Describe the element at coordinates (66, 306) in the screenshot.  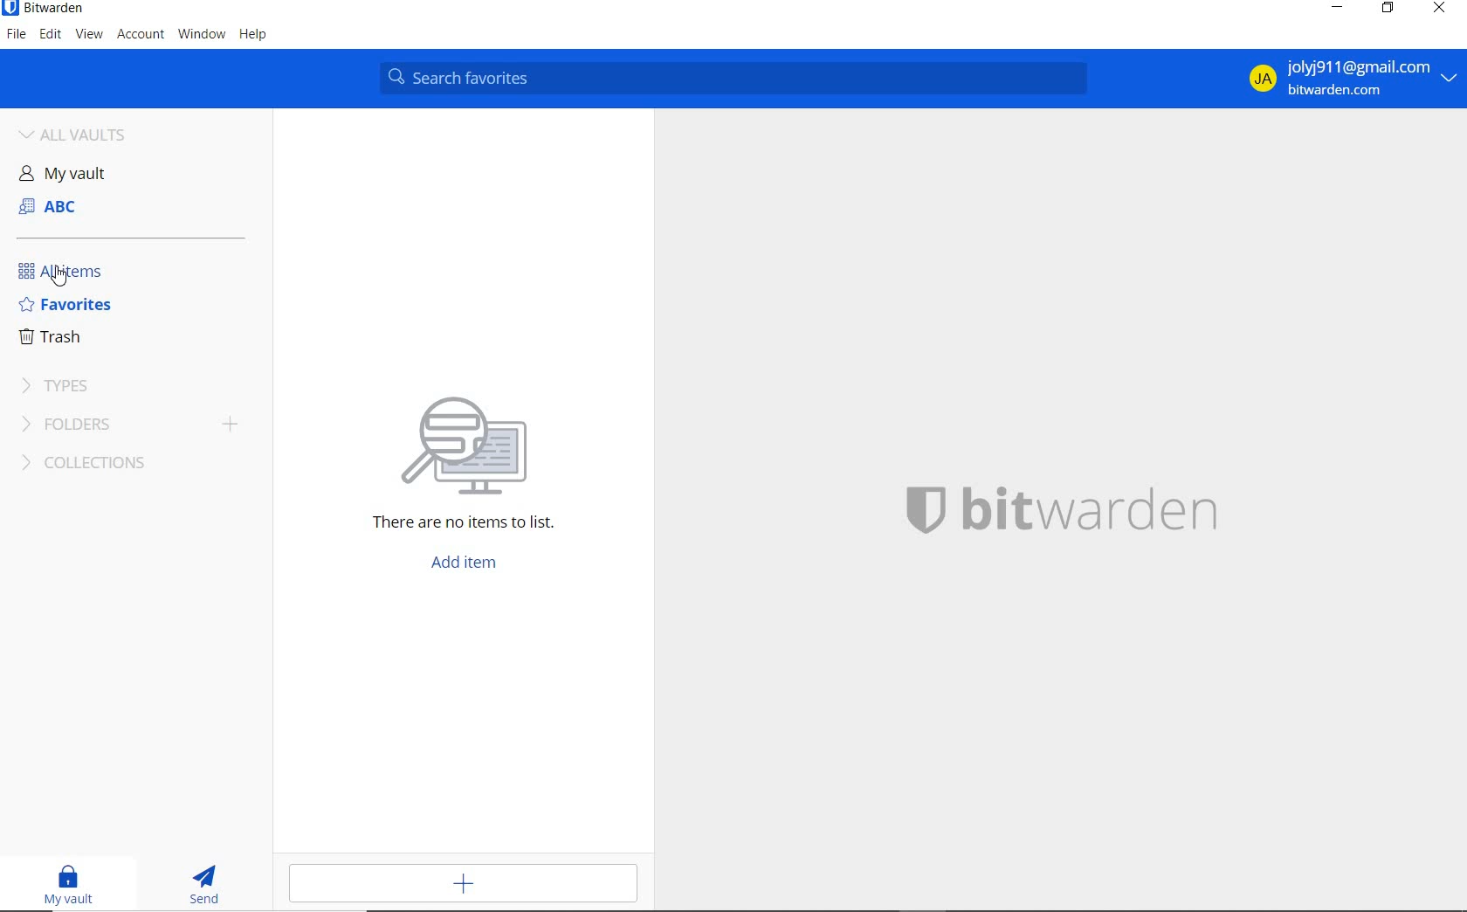
I see `FAVORITES` at that location.